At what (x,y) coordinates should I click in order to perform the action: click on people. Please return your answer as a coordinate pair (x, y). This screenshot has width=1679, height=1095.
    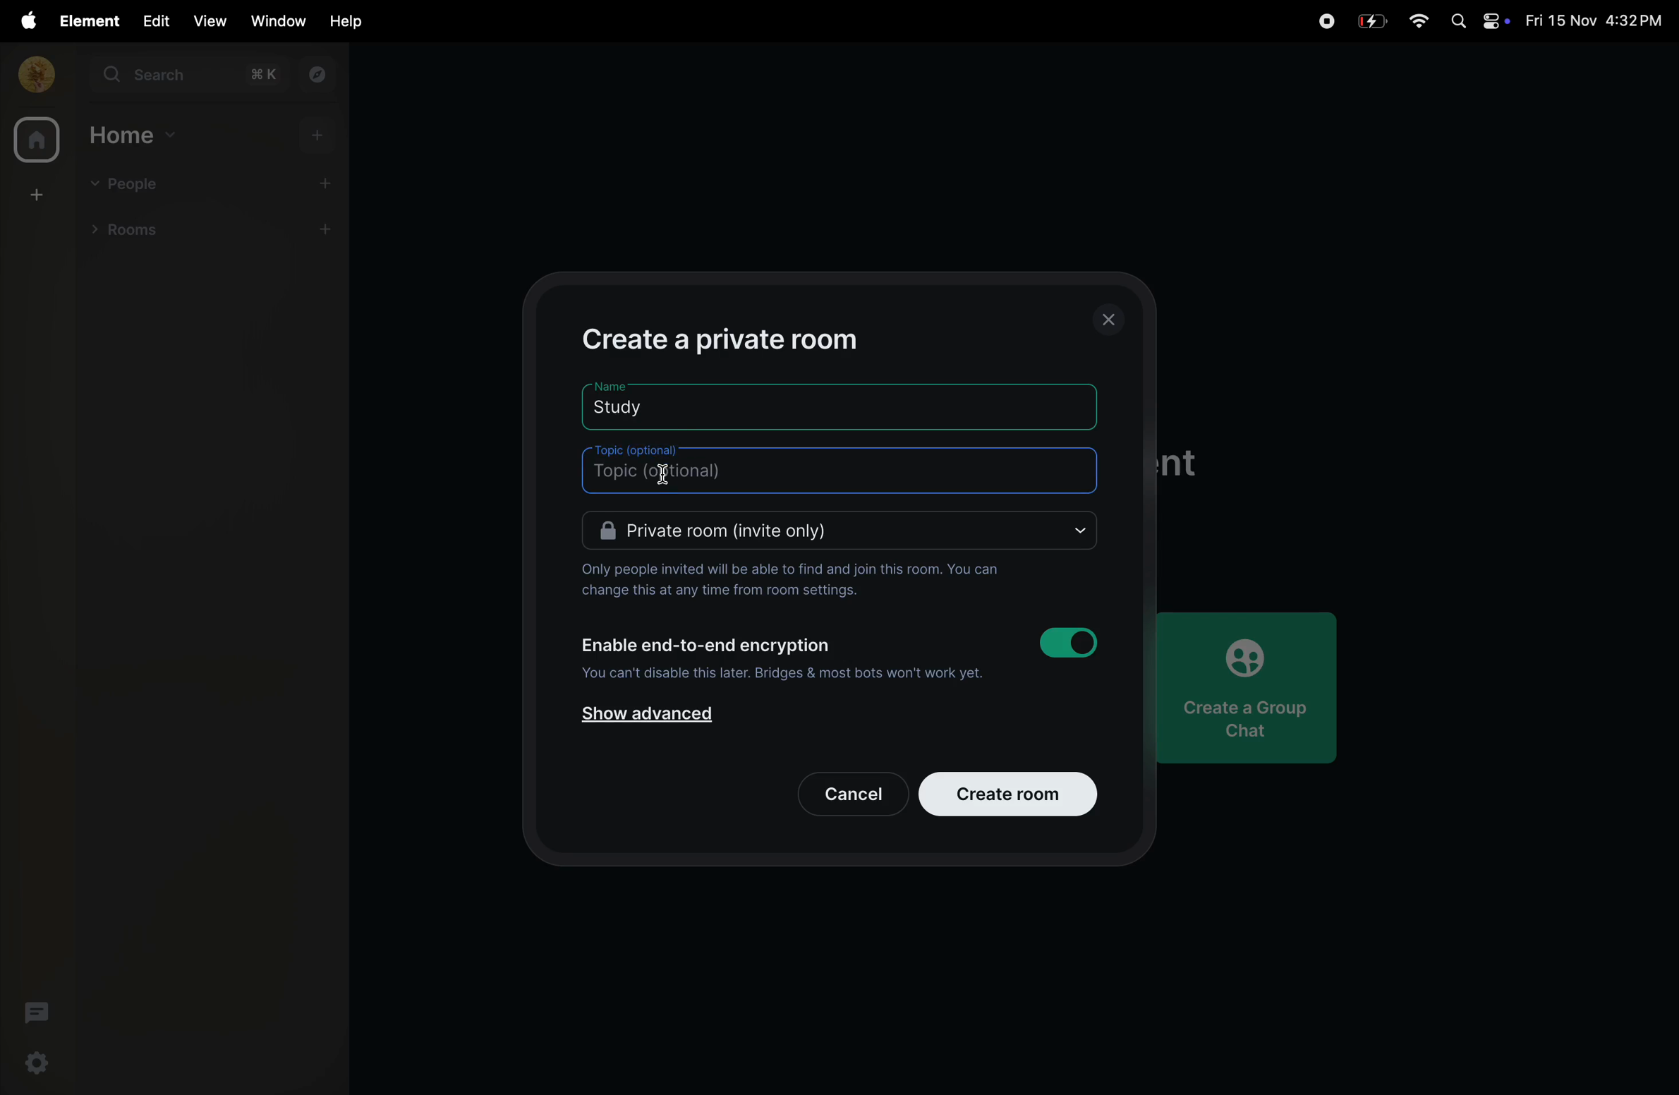
    Looking at the image, I should click on (129, 183).